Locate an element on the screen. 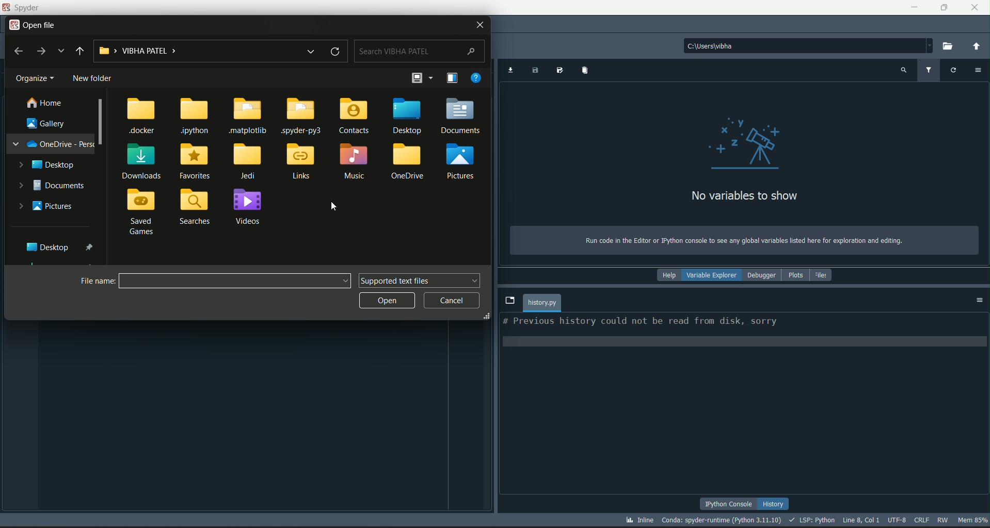 The height and width of the screenshot is (528, 990). .docker is located at coordinates (142, 117).